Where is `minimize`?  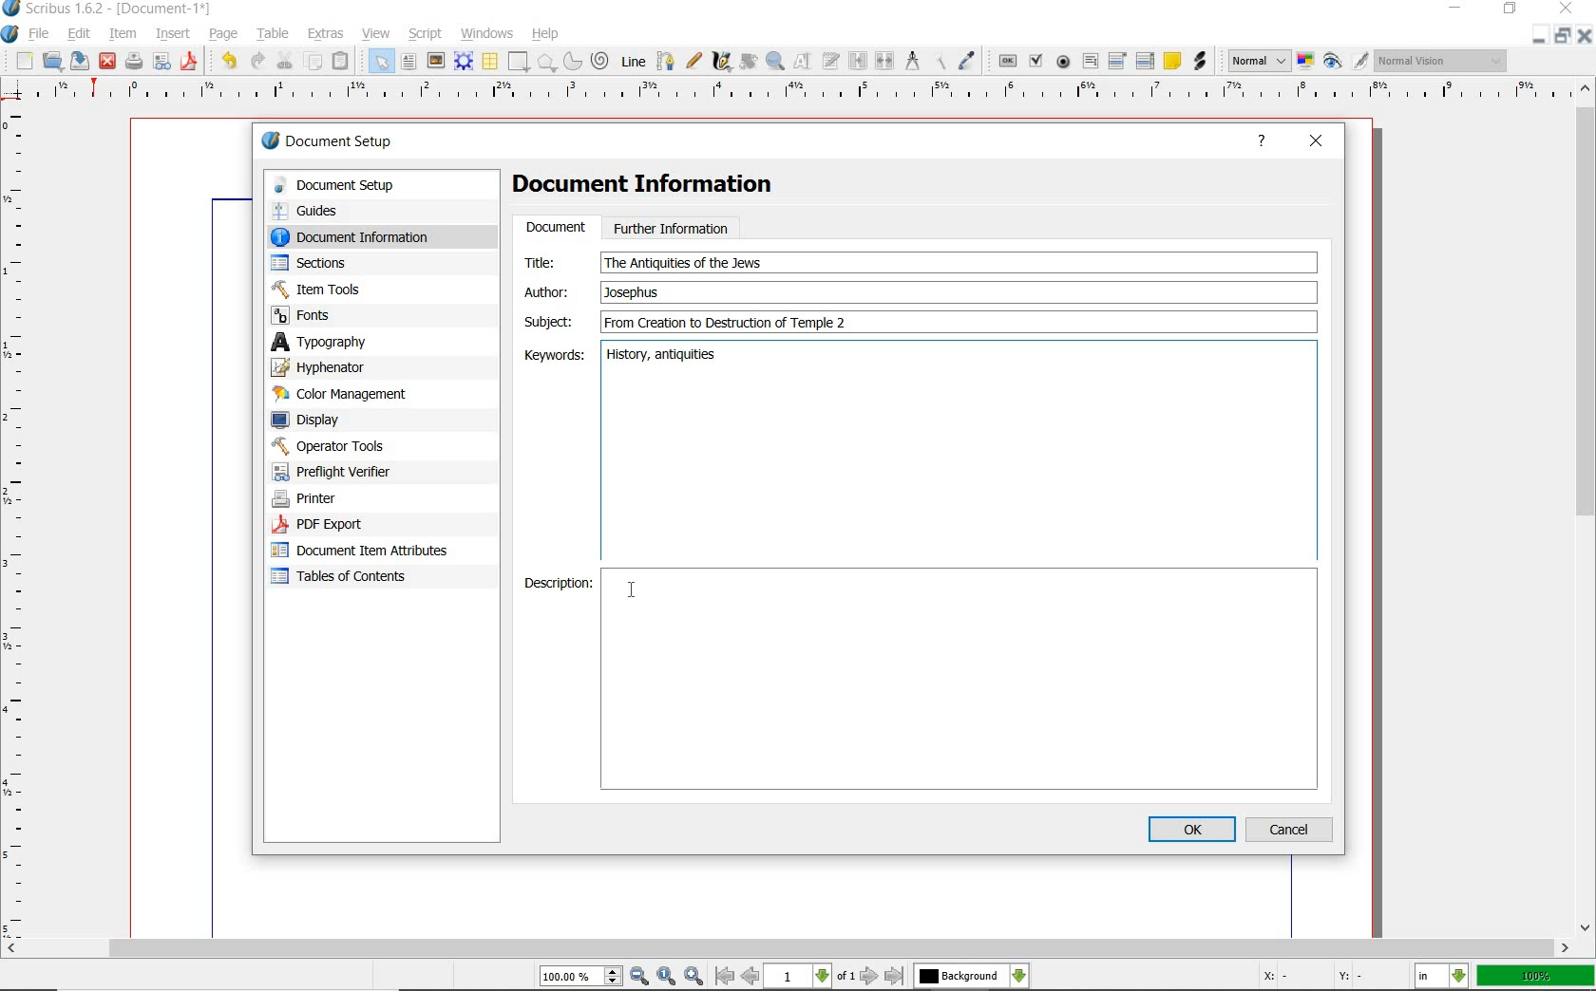
minimize is located at coordinates (1541, 31).